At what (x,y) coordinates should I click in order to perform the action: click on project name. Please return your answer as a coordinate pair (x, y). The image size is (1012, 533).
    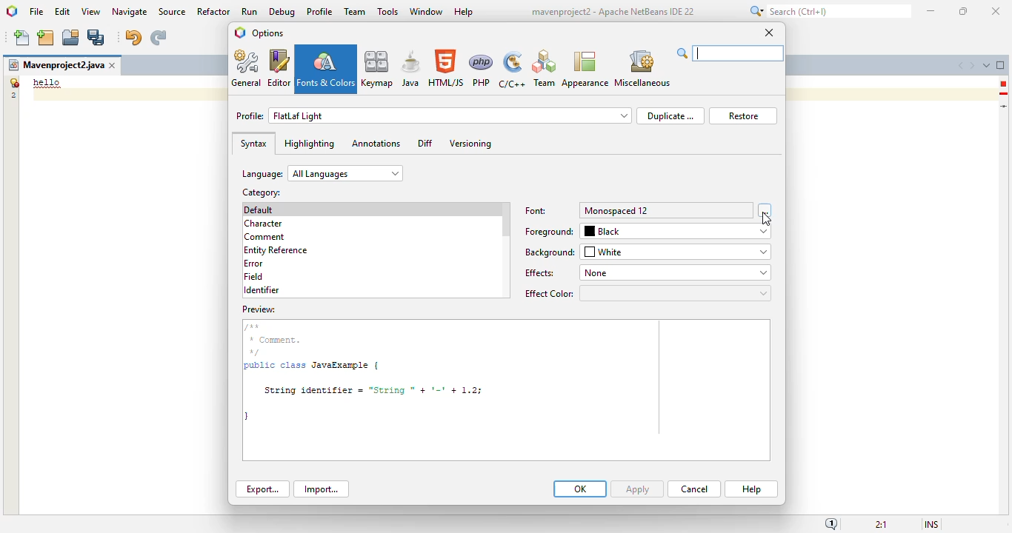
    Looking at the image, I should click on (56, 65).